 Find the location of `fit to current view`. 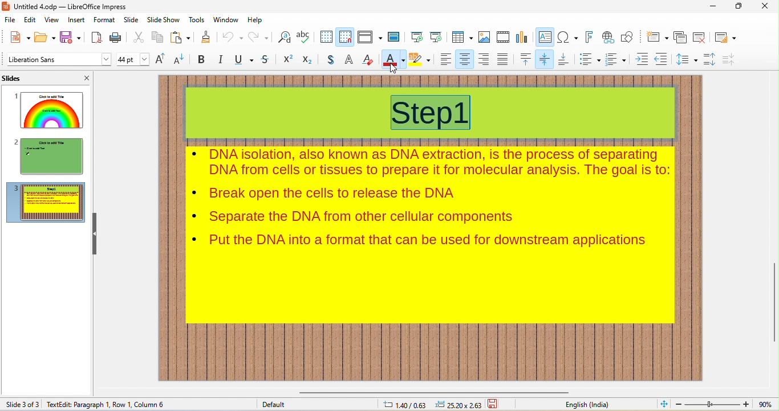

fit to current view is located at coordinates (664, 403).